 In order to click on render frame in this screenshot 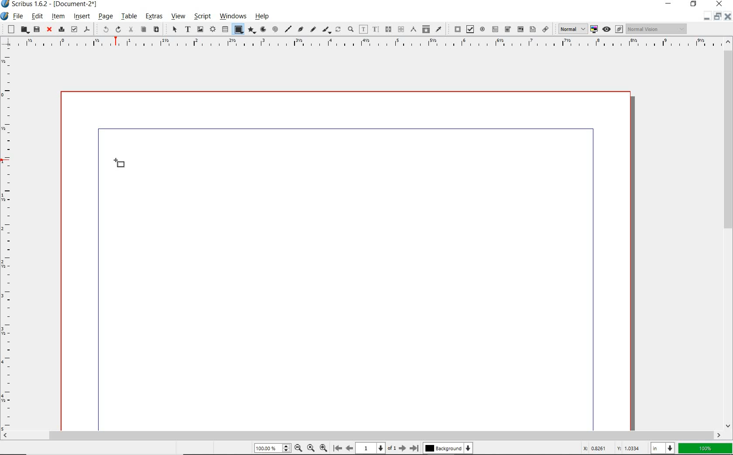, I will do `click(212, 30)`.